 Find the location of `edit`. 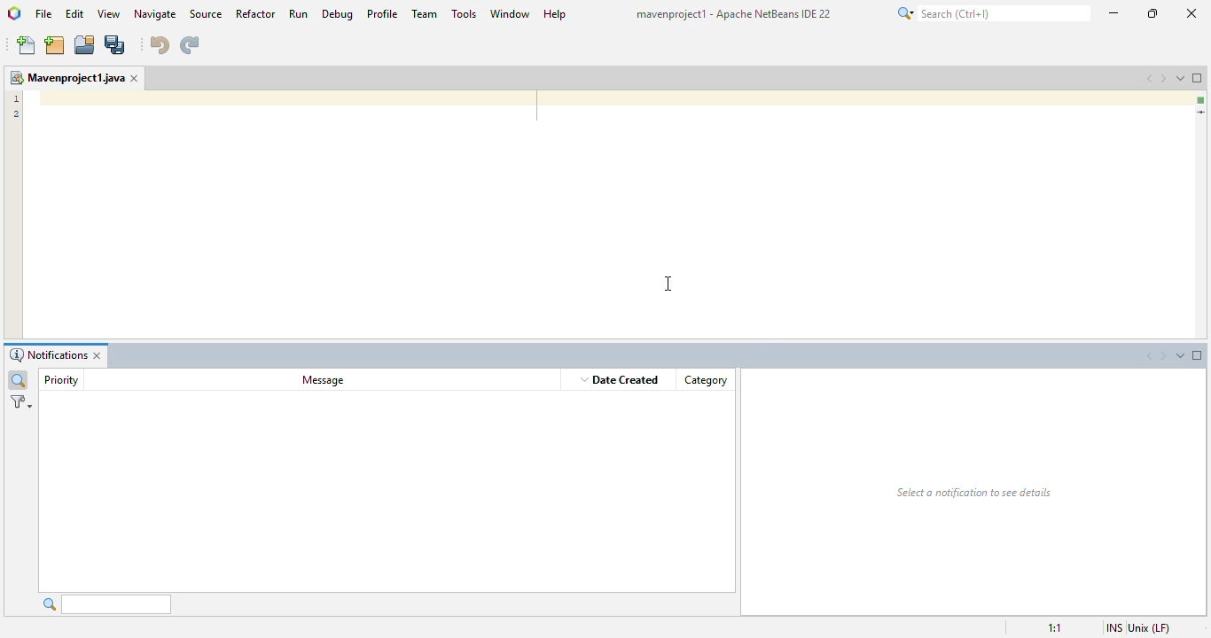

edit is located at coordinates (75, 12).